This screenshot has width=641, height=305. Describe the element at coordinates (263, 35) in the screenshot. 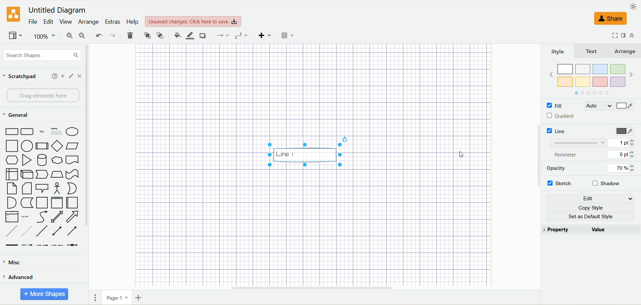

I see `insert` at that location.